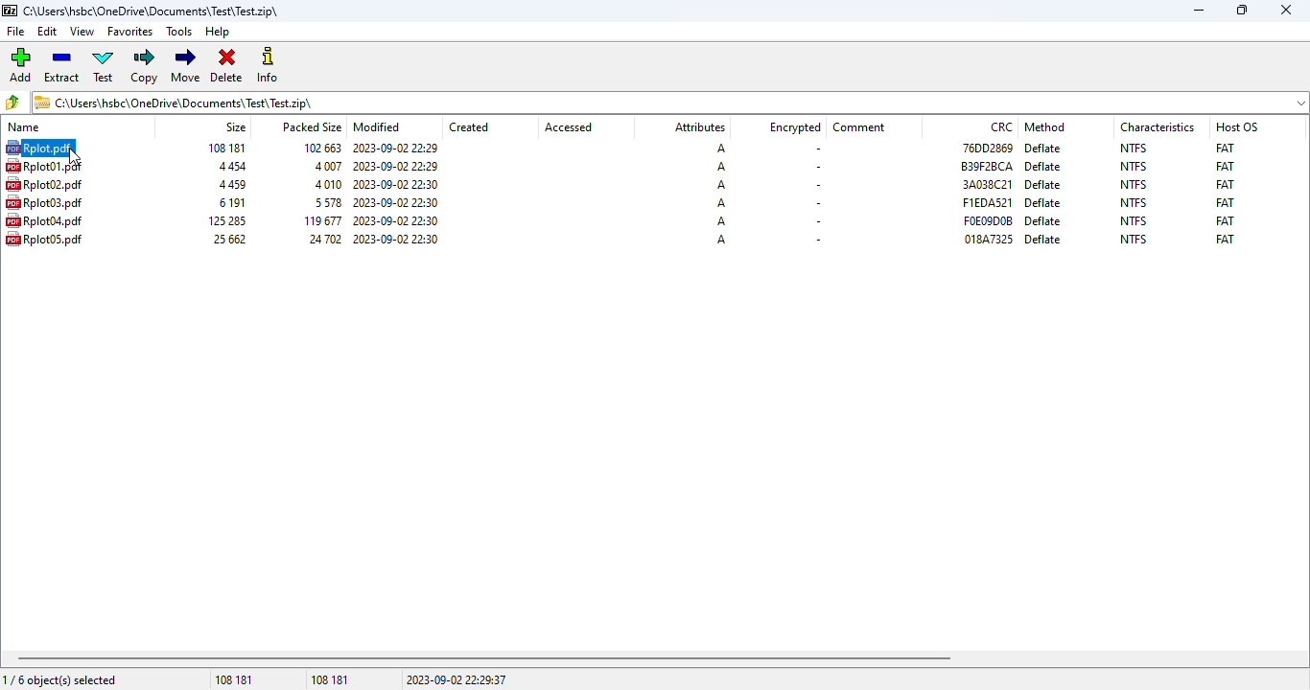 This screenshot has height=690, width=1310. What do you see at coordinates (456, 679) in the screenshot?
I see `2023-09-02 22:29:37` at bounding box center [456, 679].